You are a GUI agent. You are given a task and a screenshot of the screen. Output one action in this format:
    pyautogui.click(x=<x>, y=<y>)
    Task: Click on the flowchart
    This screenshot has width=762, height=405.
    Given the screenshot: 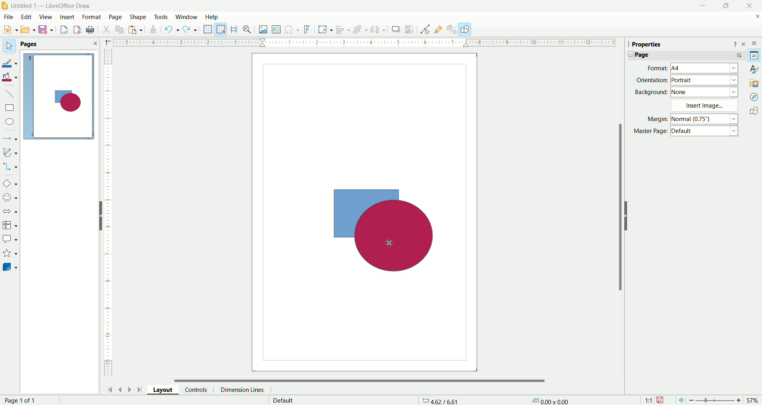 What is the action you would take?
    pyautogui.click(x=10, y=225)
    